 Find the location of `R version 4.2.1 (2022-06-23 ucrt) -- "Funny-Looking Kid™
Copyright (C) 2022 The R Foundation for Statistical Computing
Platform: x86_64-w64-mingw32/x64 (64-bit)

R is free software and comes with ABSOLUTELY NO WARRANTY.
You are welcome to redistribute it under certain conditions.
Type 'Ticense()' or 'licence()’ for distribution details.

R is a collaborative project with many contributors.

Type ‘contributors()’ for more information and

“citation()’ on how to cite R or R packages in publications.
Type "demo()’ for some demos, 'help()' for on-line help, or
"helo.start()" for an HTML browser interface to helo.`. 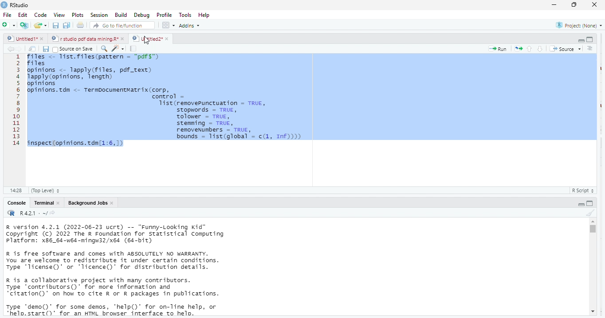

R version 4.2.1 (2022-06-23 ucrt) -- "Funny-Looking Kid™
Copyright (C) 2022 The R Foundation for Statistical Computing
Platform: x86_64-w64-mingw32/x64 (64-bit)

R is free software and comes with ABSOLUTELY NO WARRANTY.
You are welcome to redistribute it under certain conditions.
Type 'Ticense()' or 'licence()’ for distribution details.

R is a collaborative project with many contributors.

Type ‘contributors()’ for more information and

“citation()’ on how to cite R or R packages in publications.
Type "demo()’ for some demos, 'help()' for on-line help, or
"helo.start()" for an HTML browser interface to helo. is located at coordinates (129, 271).